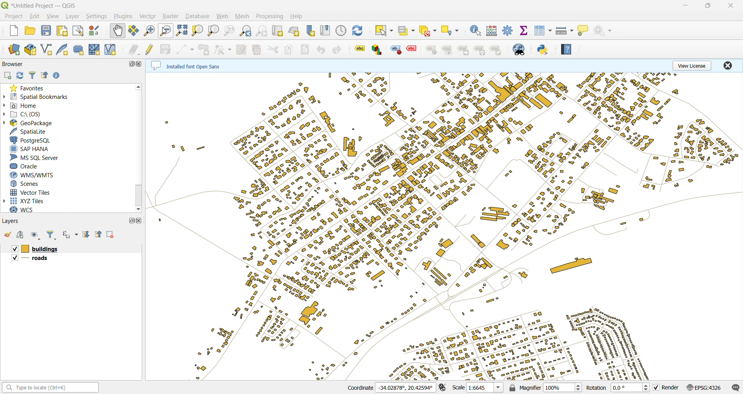 The height and width of the screenshot is (394, 743). Describe the element at coordinates (35, 236) in the screenshot. I see `manage map` at that location.